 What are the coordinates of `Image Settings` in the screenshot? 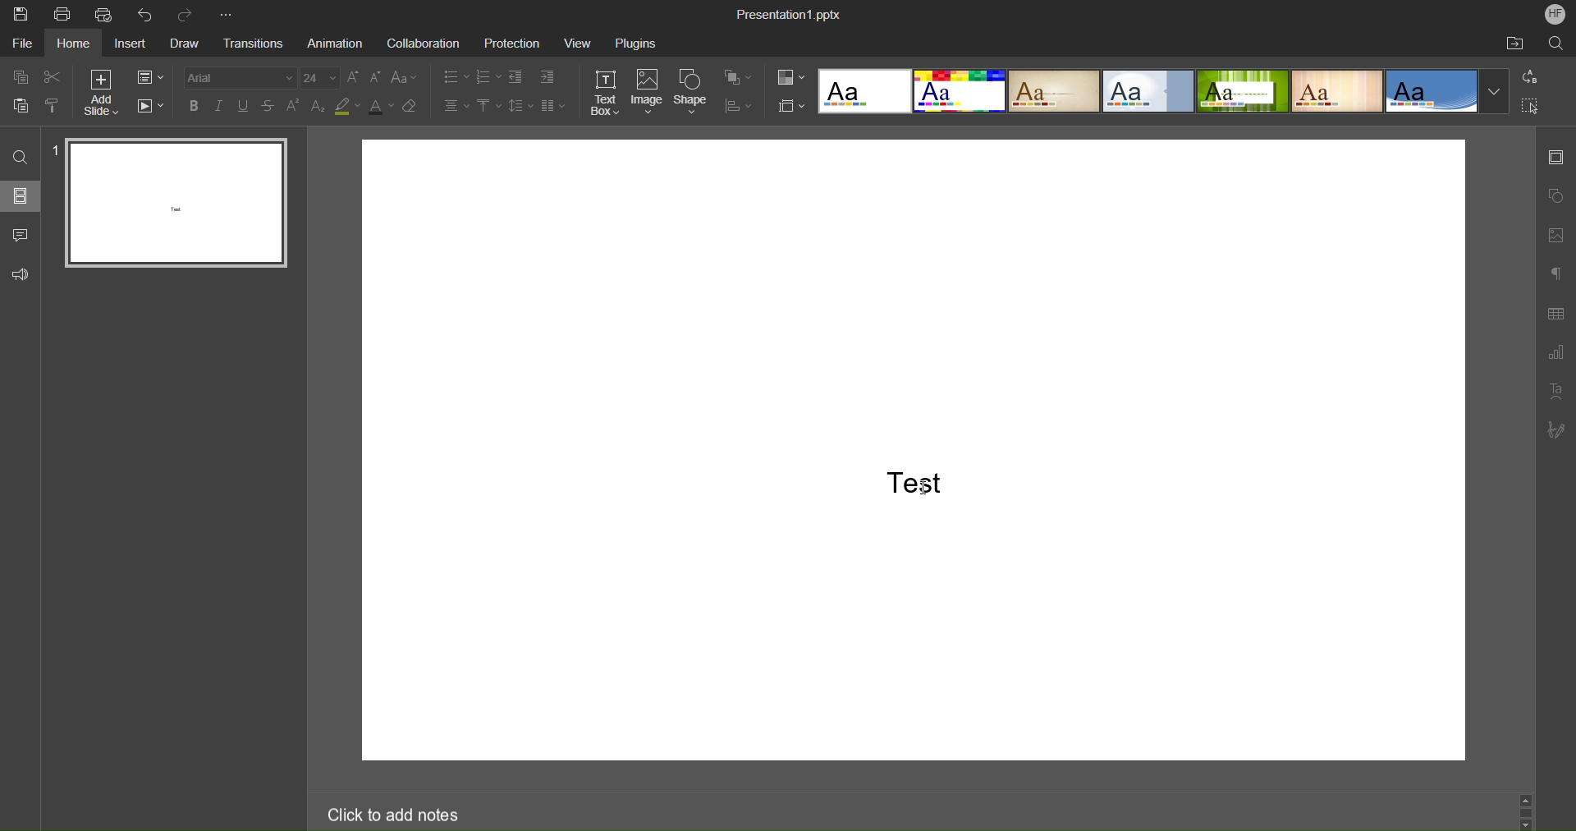 It's located at (1555, 236).